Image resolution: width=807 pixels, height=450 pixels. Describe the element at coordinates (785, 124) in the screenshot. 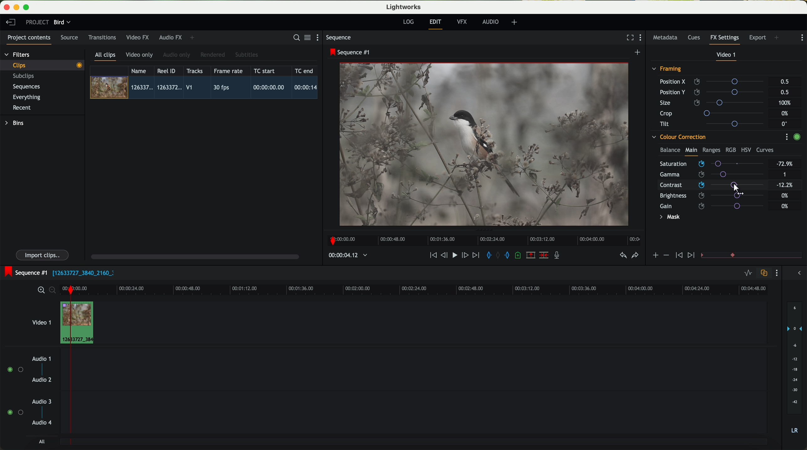

I see `0°` at that location.